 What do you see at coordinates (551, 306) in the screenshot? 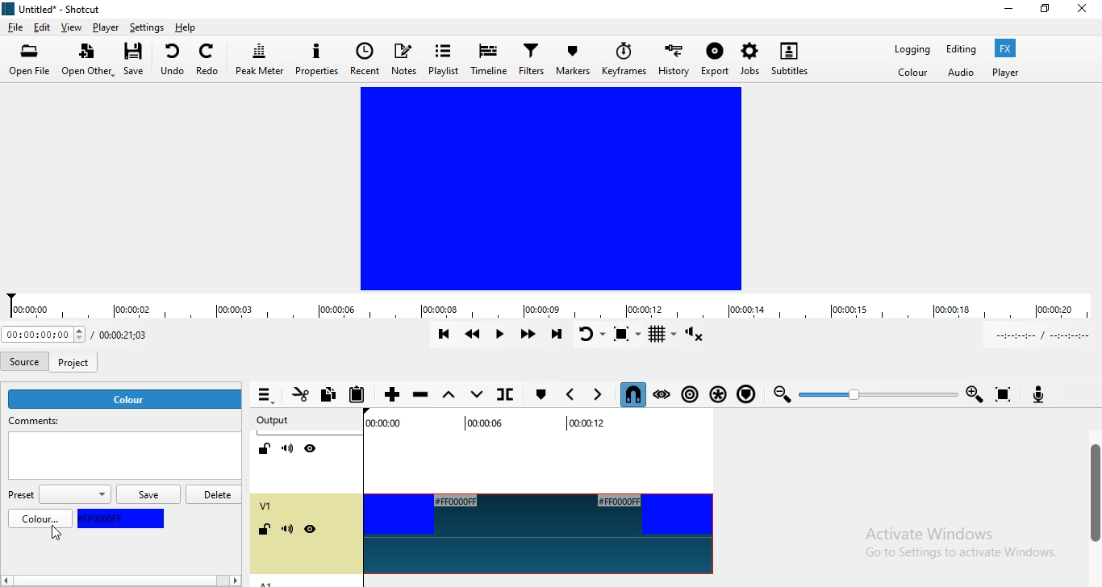
I see `timeline` at bounding box center [551, 306].